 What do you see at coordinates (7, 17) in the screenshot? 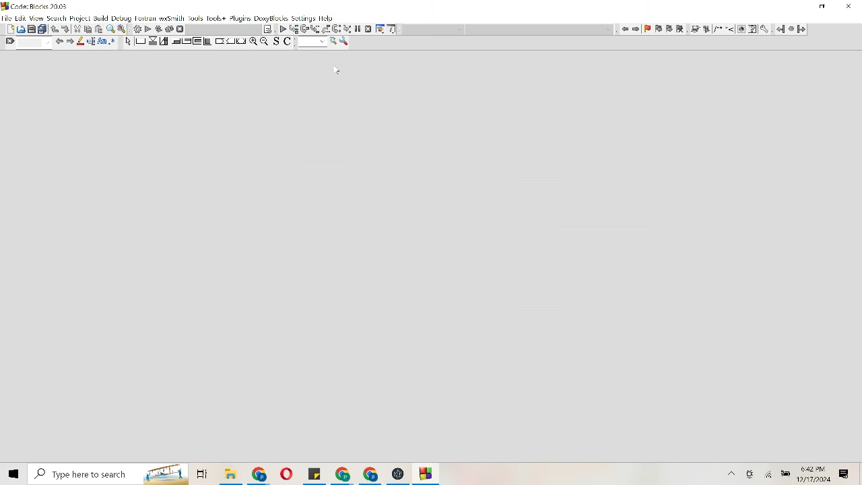
I see `File` at bounding box center [7, 17].